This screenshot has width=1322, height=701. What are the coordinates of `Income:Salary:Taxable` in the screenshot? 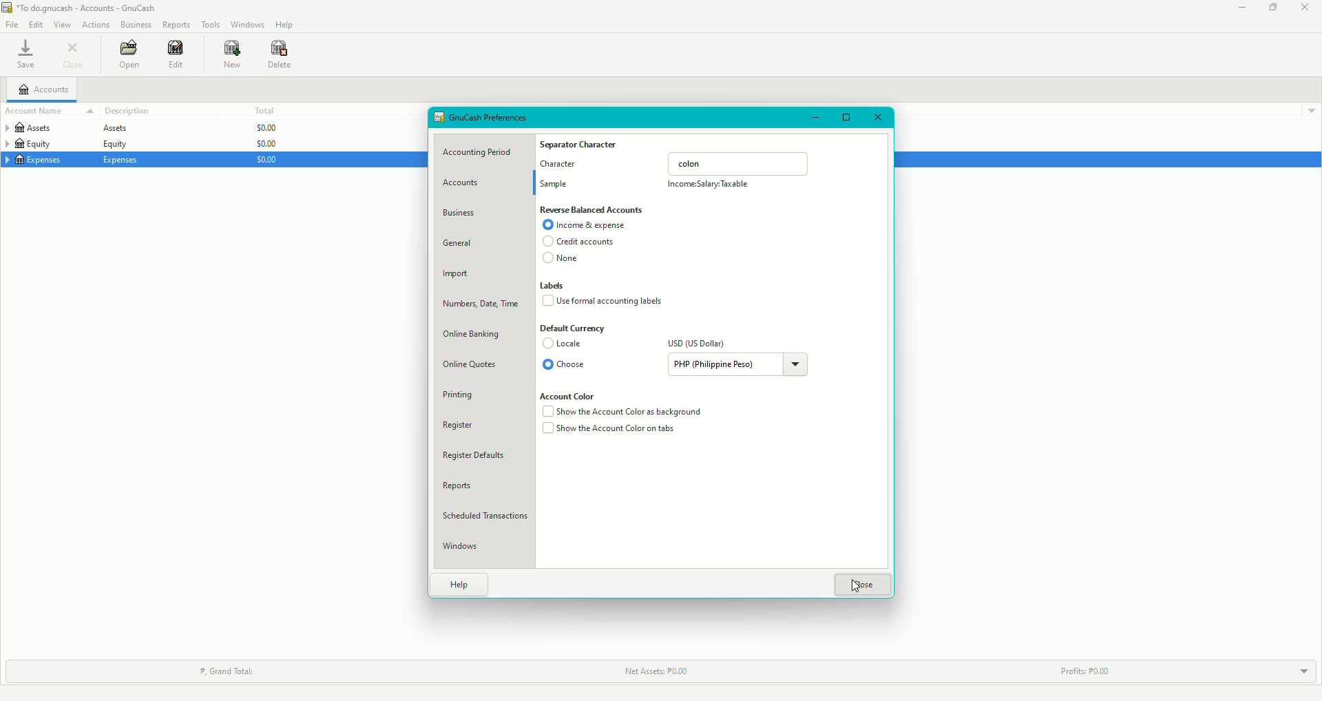 It's located at (711, 185).